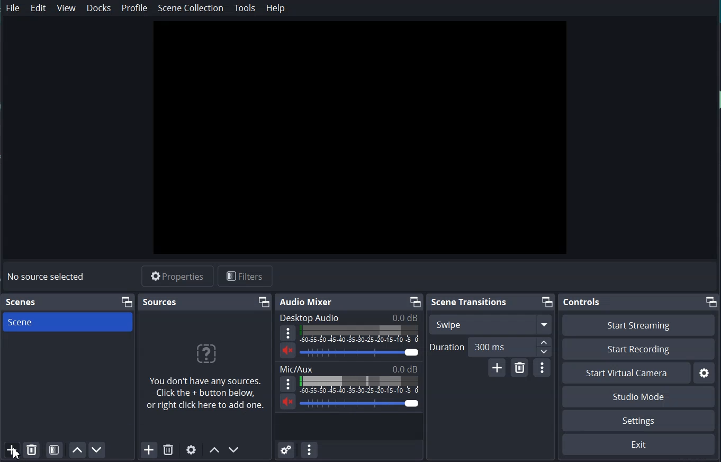 This screenshot has height=462, width=721. Describe the element at coordinates (77, 450) in the screenshot. I see `Move Scene Up` at that location.